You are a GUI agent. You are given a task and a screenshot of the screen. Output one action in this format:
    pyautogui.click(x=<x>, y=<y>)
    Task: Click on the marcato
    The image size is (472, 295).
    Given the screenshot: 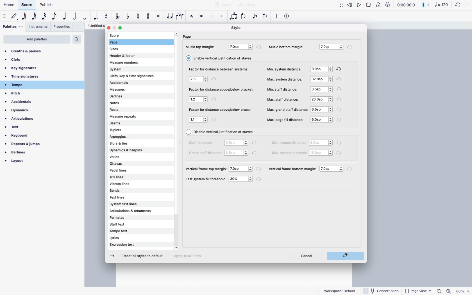 What is the action you would take?
    pyautogui.click(x=192, y=16)
    